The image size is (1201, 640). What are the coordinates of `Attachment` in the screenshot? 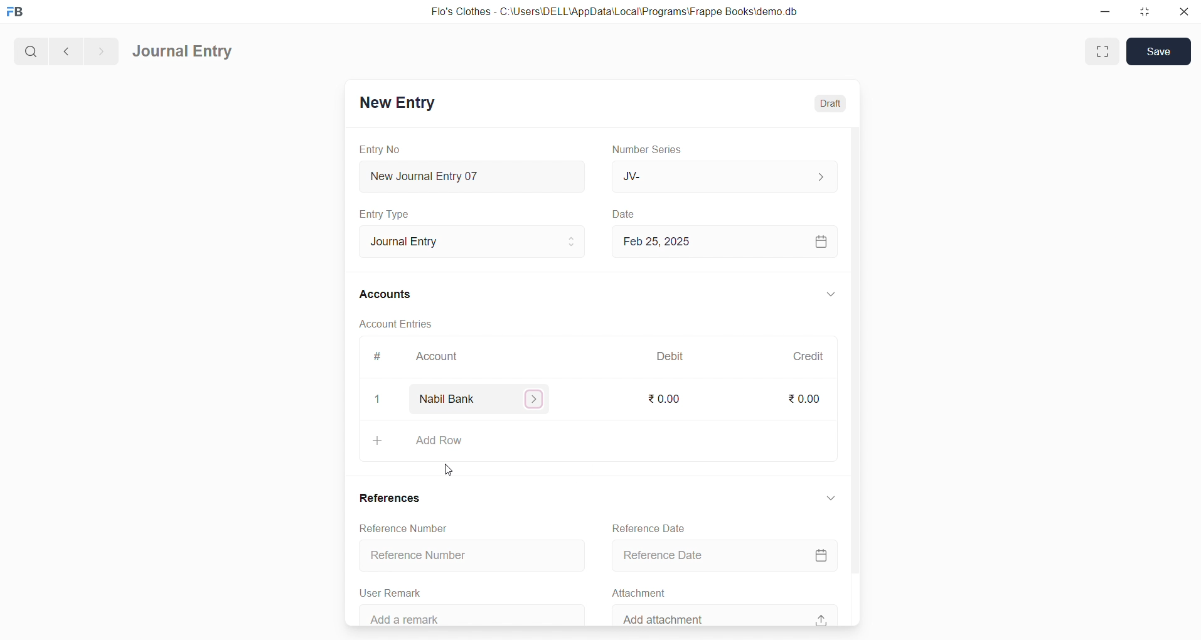 It's located at (639, 592).